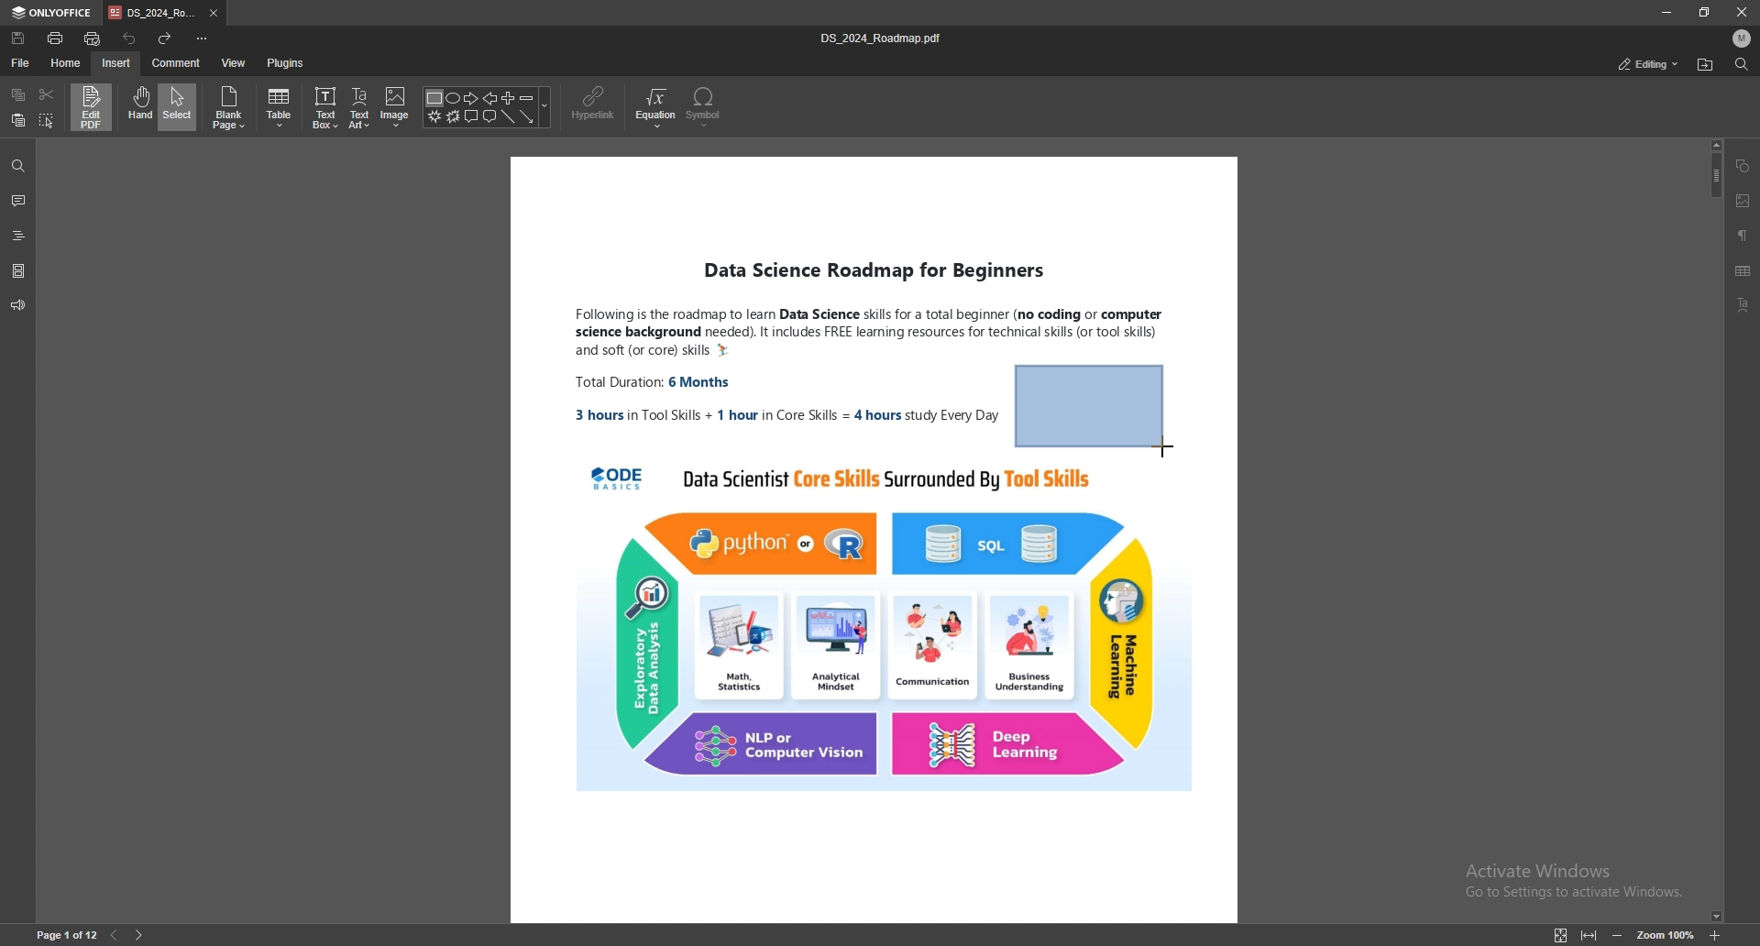  What do you see at coordinates (56, 38) in the screenshot?
I see `print` at bounding box center [56, 38].